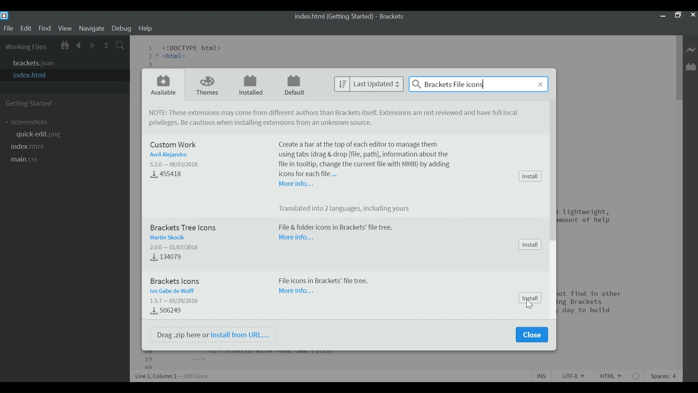 The image size is (698, 393). I want to click on Find, so click(45, 29).